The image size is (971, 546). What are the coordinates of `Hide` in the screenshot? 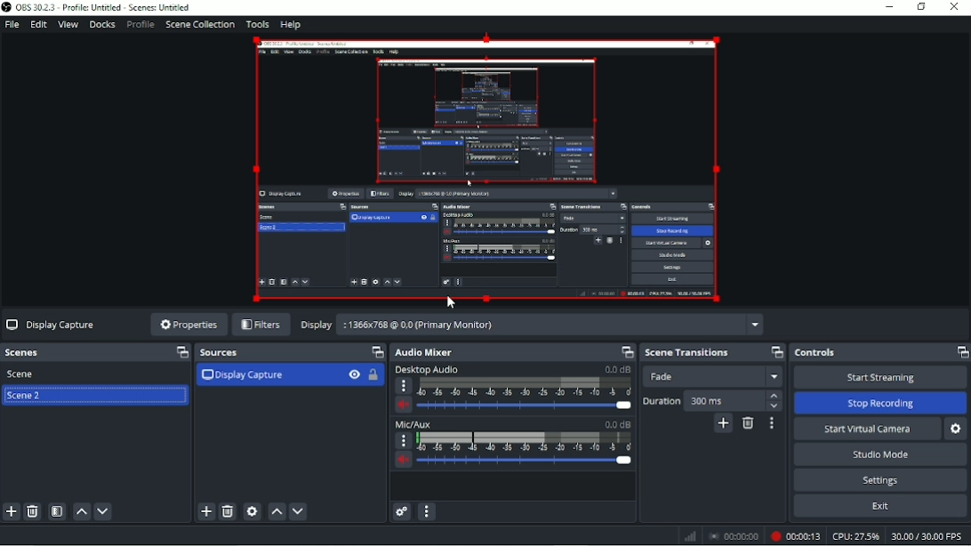 It's located at (354, 376).